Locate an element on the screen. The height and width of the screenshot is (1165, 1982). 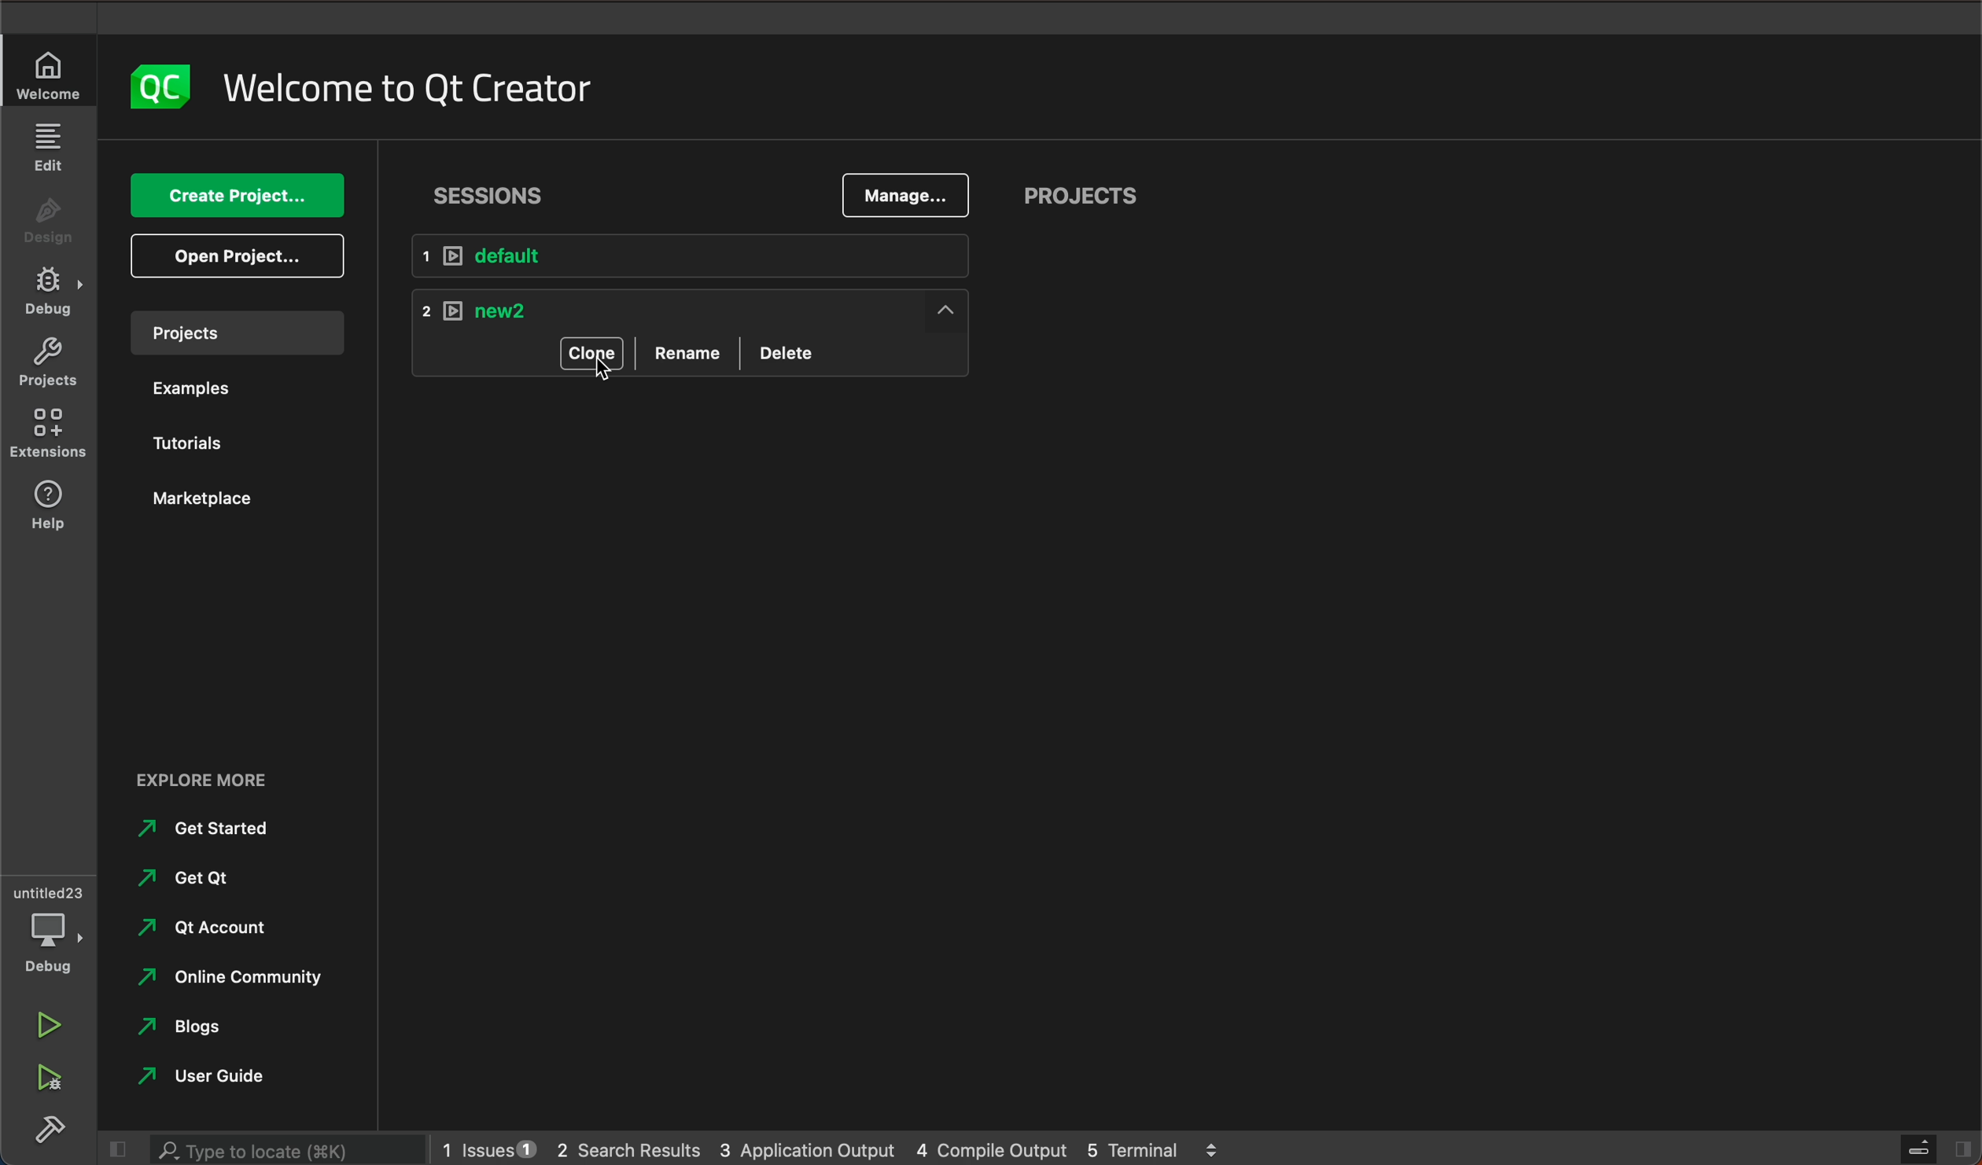
application output is located at coordinates (806, 1145).